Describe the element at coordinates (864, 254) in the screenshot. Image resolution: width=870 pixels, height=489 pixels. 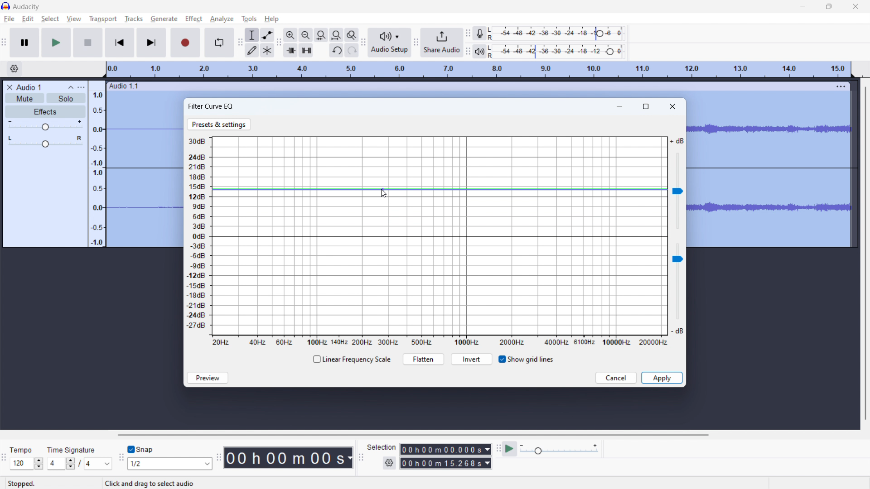
I see `vertical scroll bar` at that location.